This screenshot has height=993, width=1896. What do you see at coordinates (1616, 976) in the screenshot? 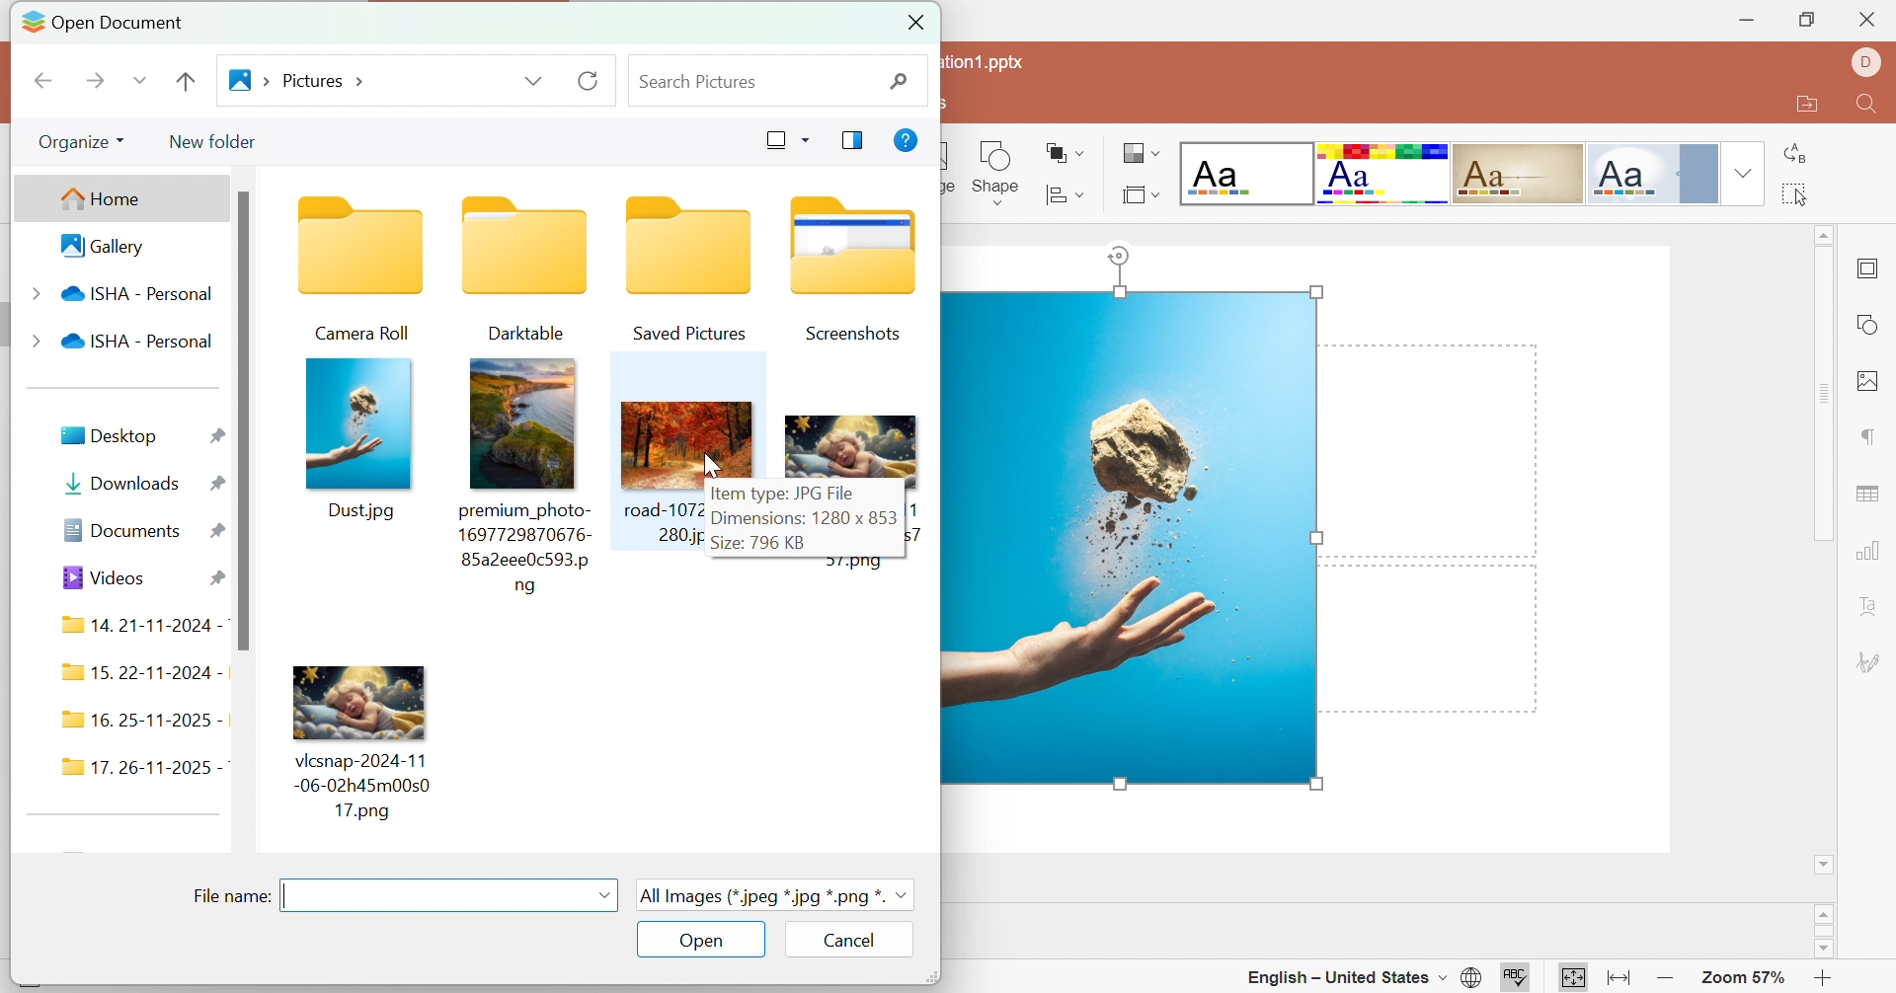
I see `Fit to width` at bounding box center [1616, 976].